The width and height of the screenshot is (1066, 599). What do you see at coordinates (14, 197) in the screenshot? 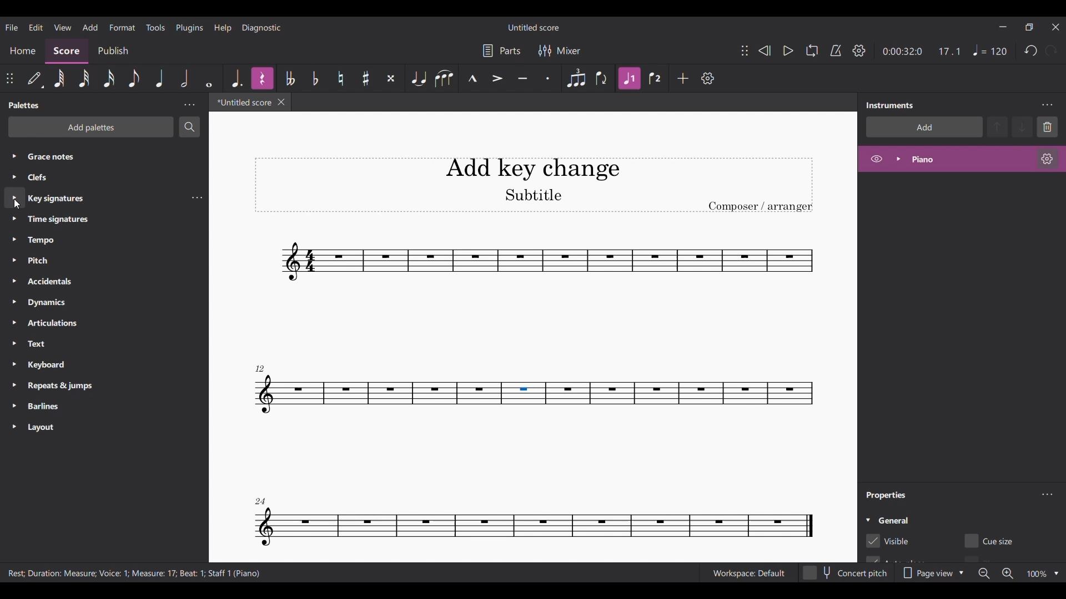
I see `Current selection highlighted` at bounding box center [14, 197].